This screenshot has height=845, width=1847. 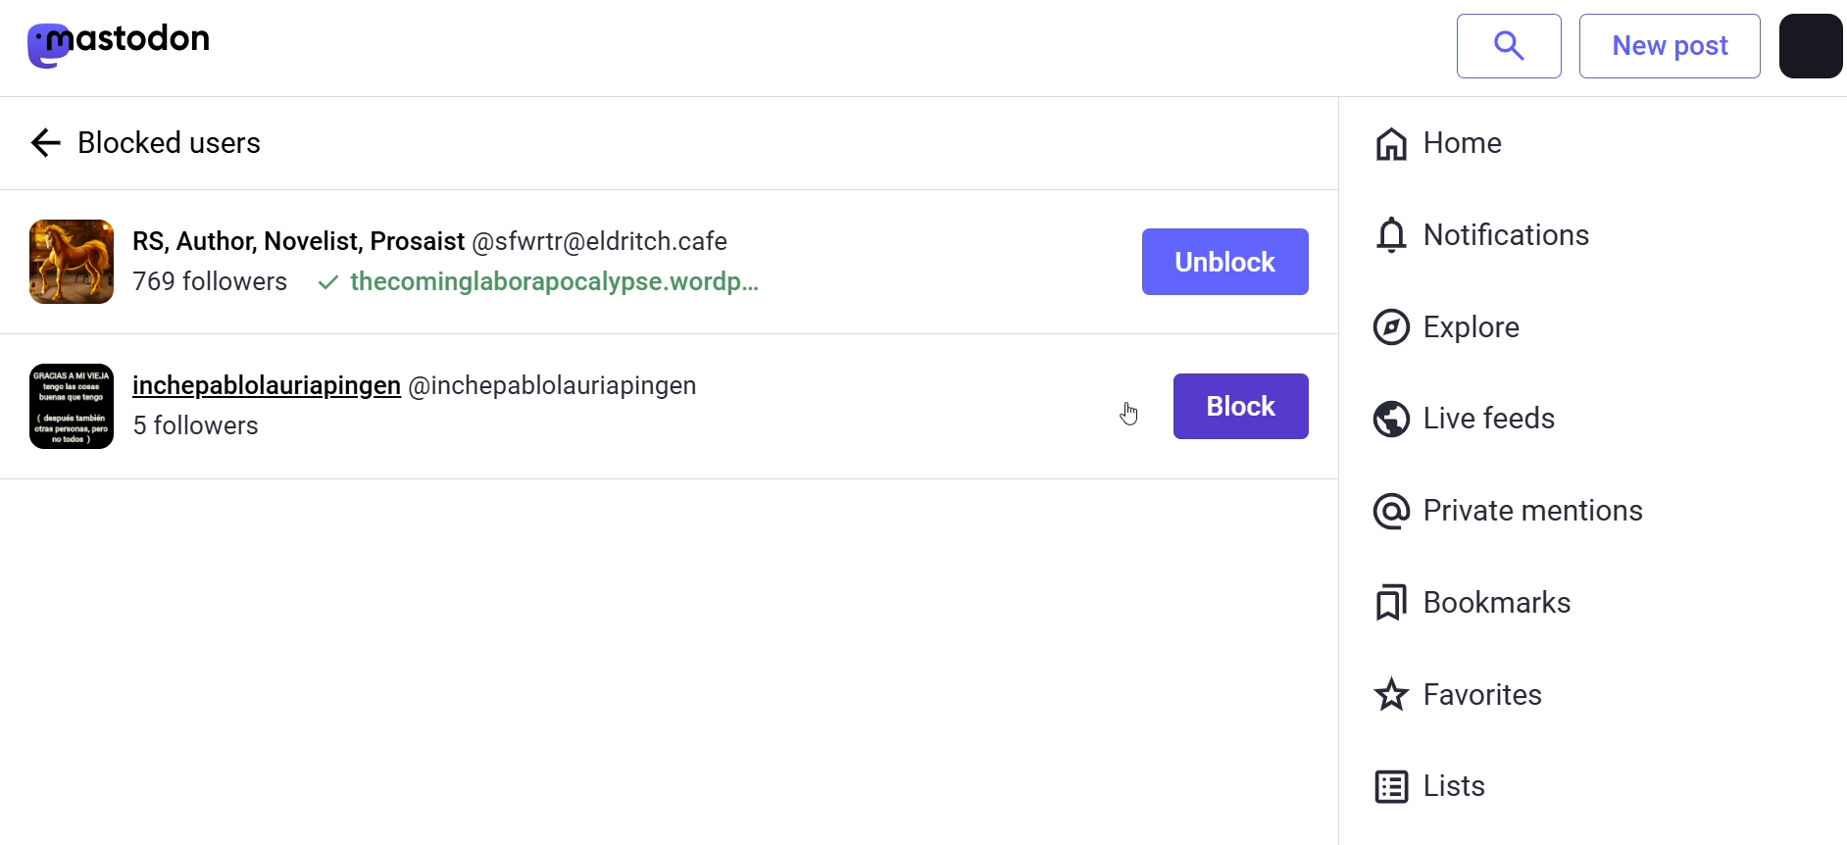 What do you see at coordinates (1448, 147) in the screenshot?
I see `home ` at bounding box center [1448, 147].